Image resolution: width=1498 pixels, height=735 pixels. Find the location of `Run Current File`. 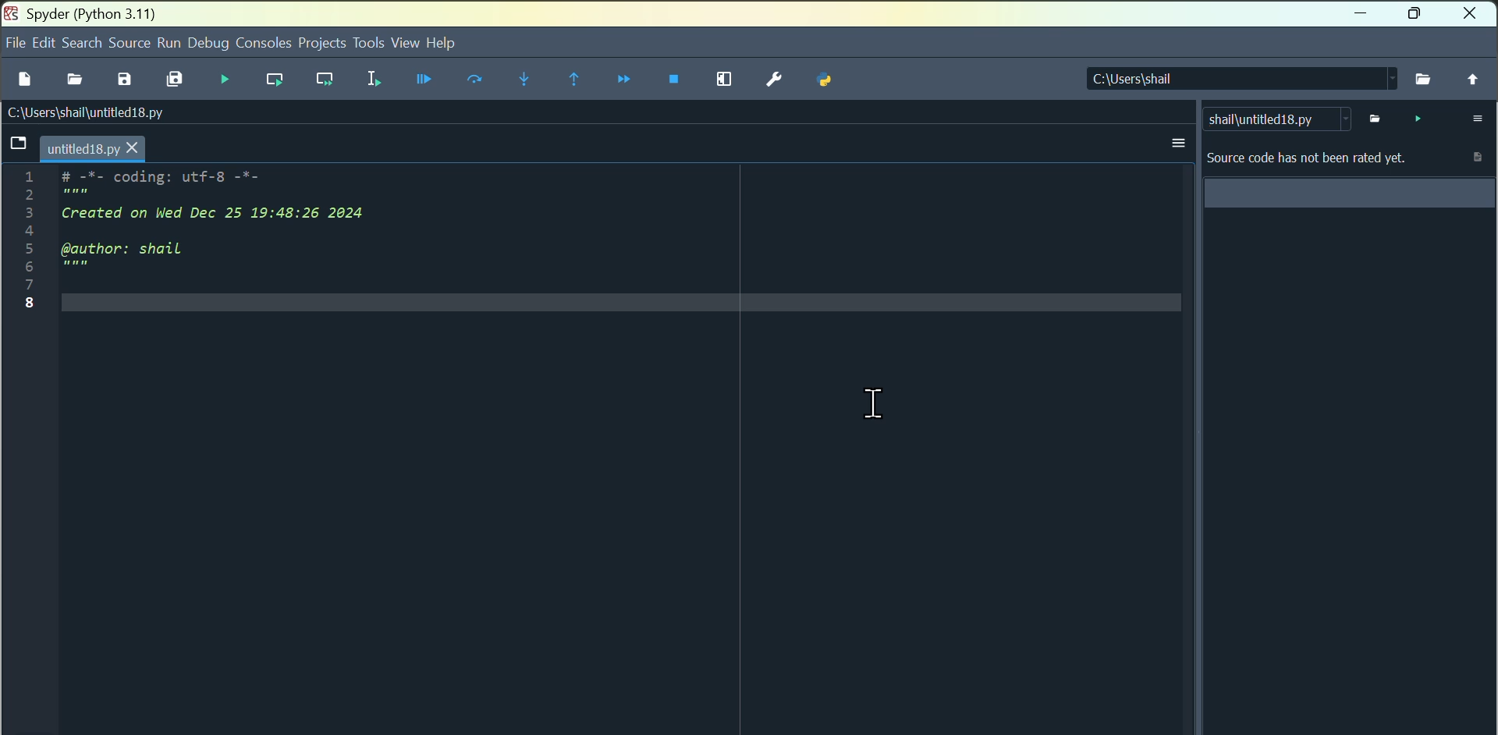

Run Current File is located at coordinates (475, 82).